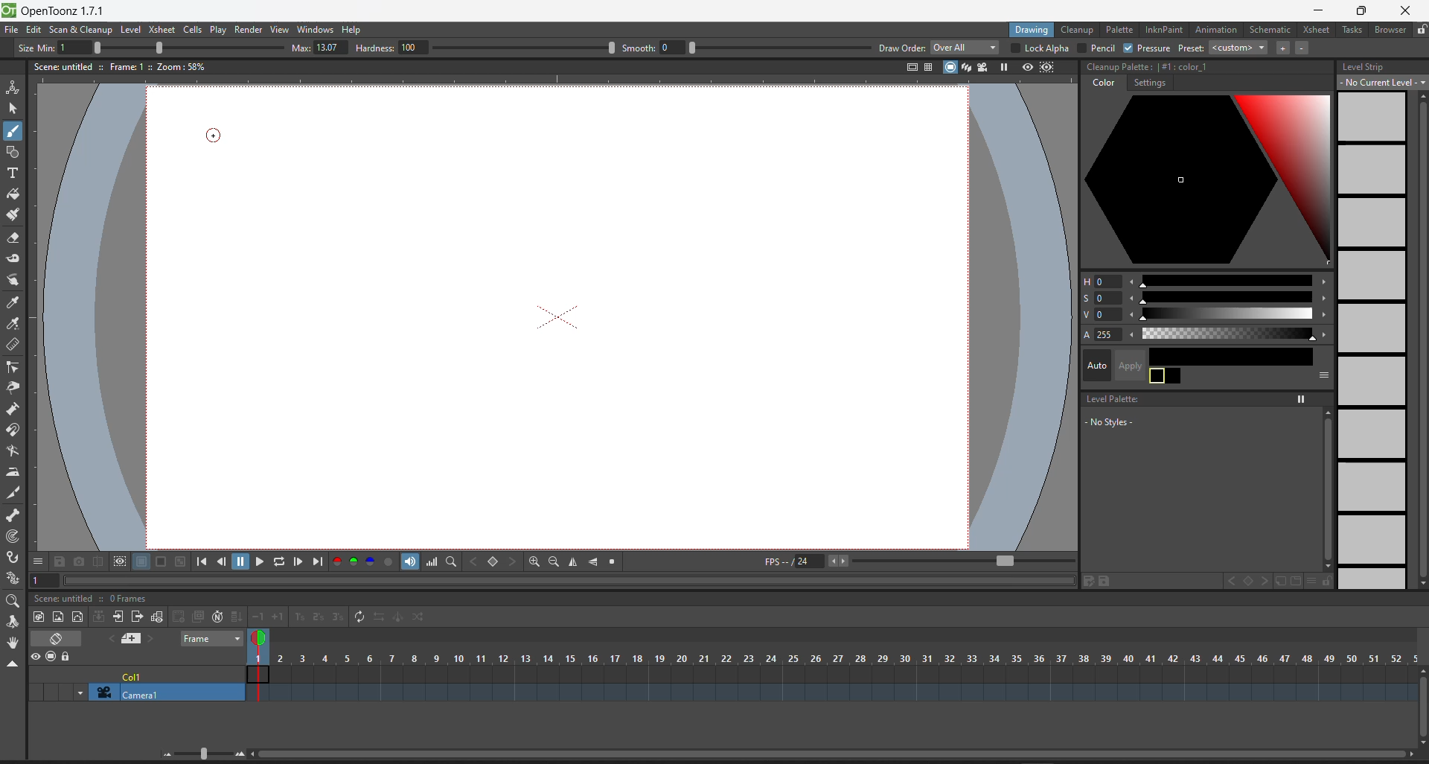  I want to click on hardness slider, so click(480, 46).